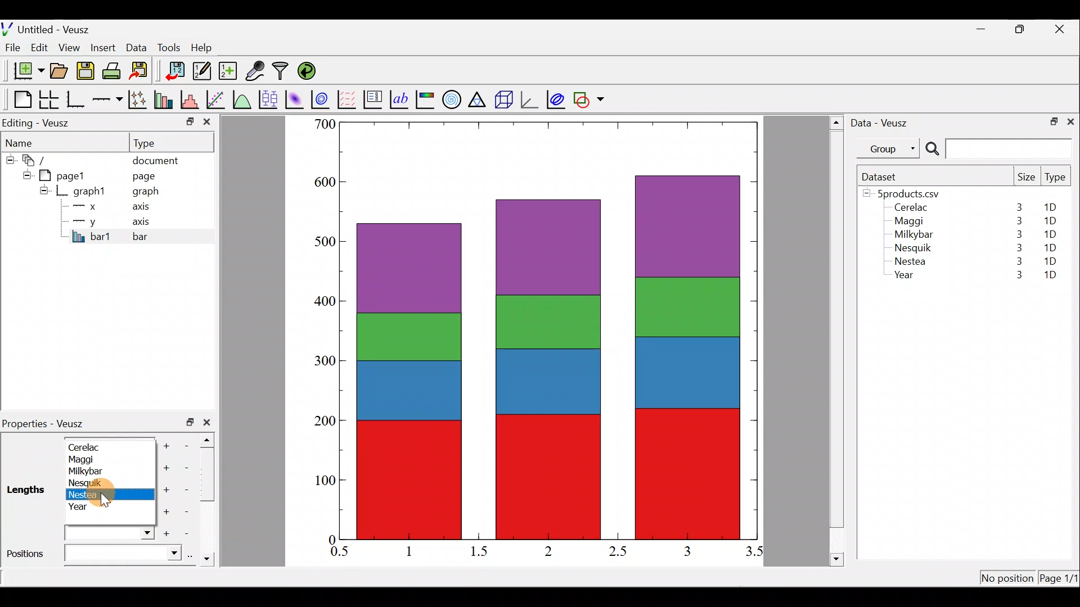 Image resolution: width=1080 pixels, height=607 pixels. What do you see at coordinates (44, 190) in the screenshot?
I see `hide` at bounding box center [44, 190].